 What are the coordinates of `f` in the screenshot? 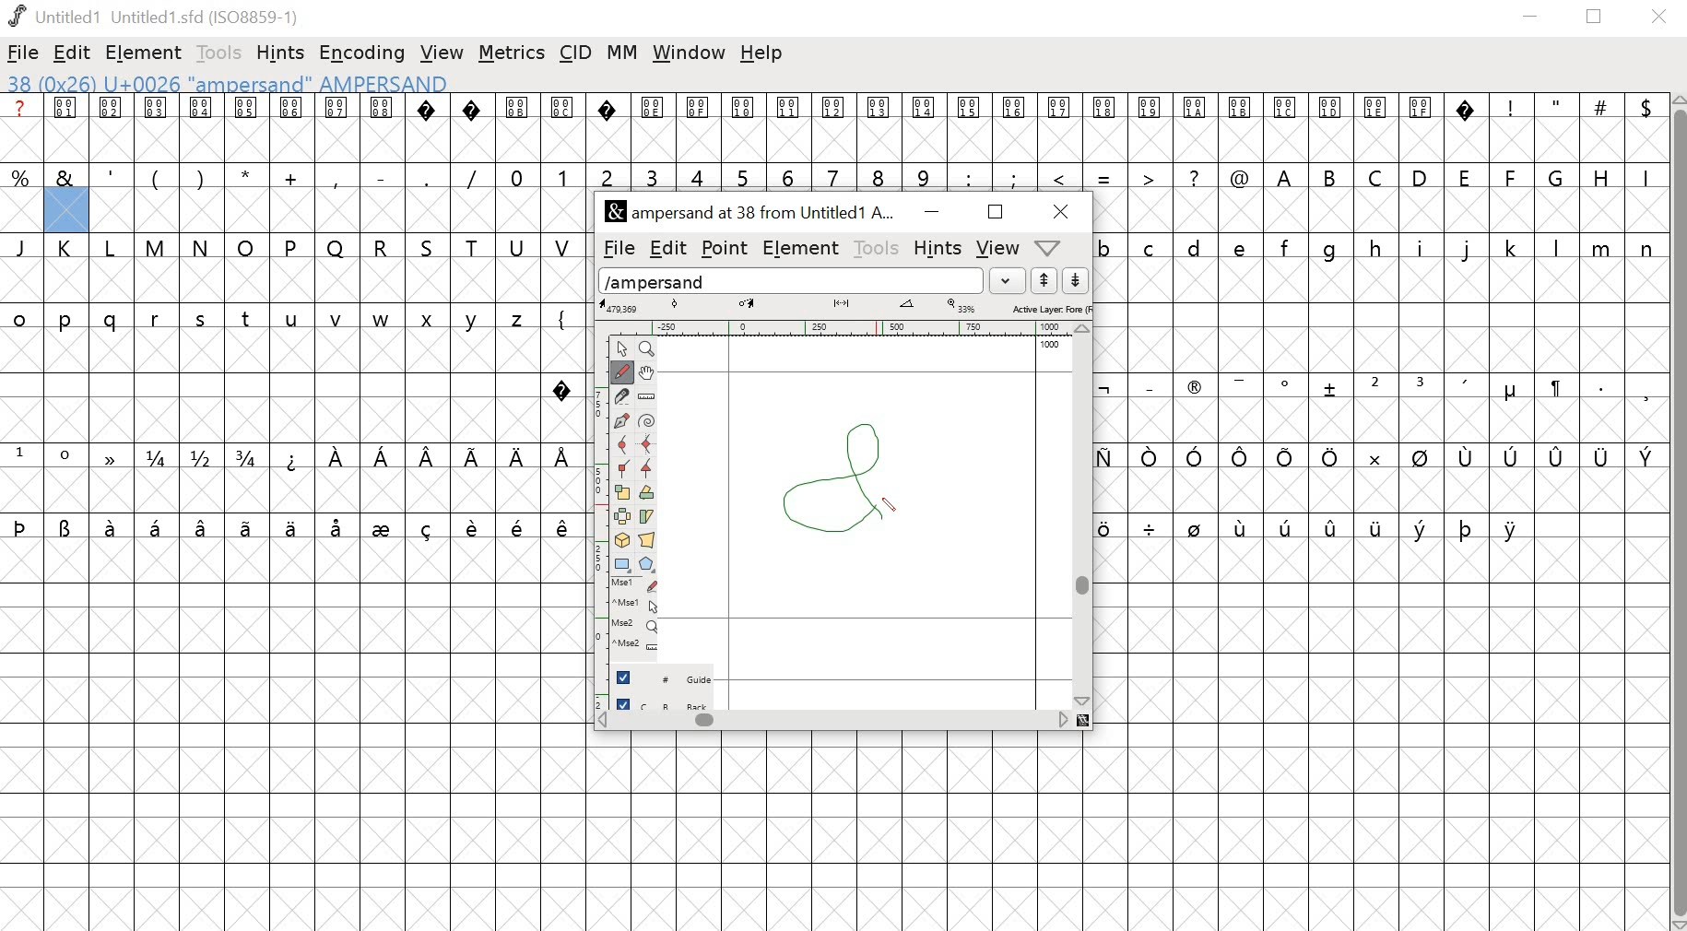 It's located at (1289, 246).